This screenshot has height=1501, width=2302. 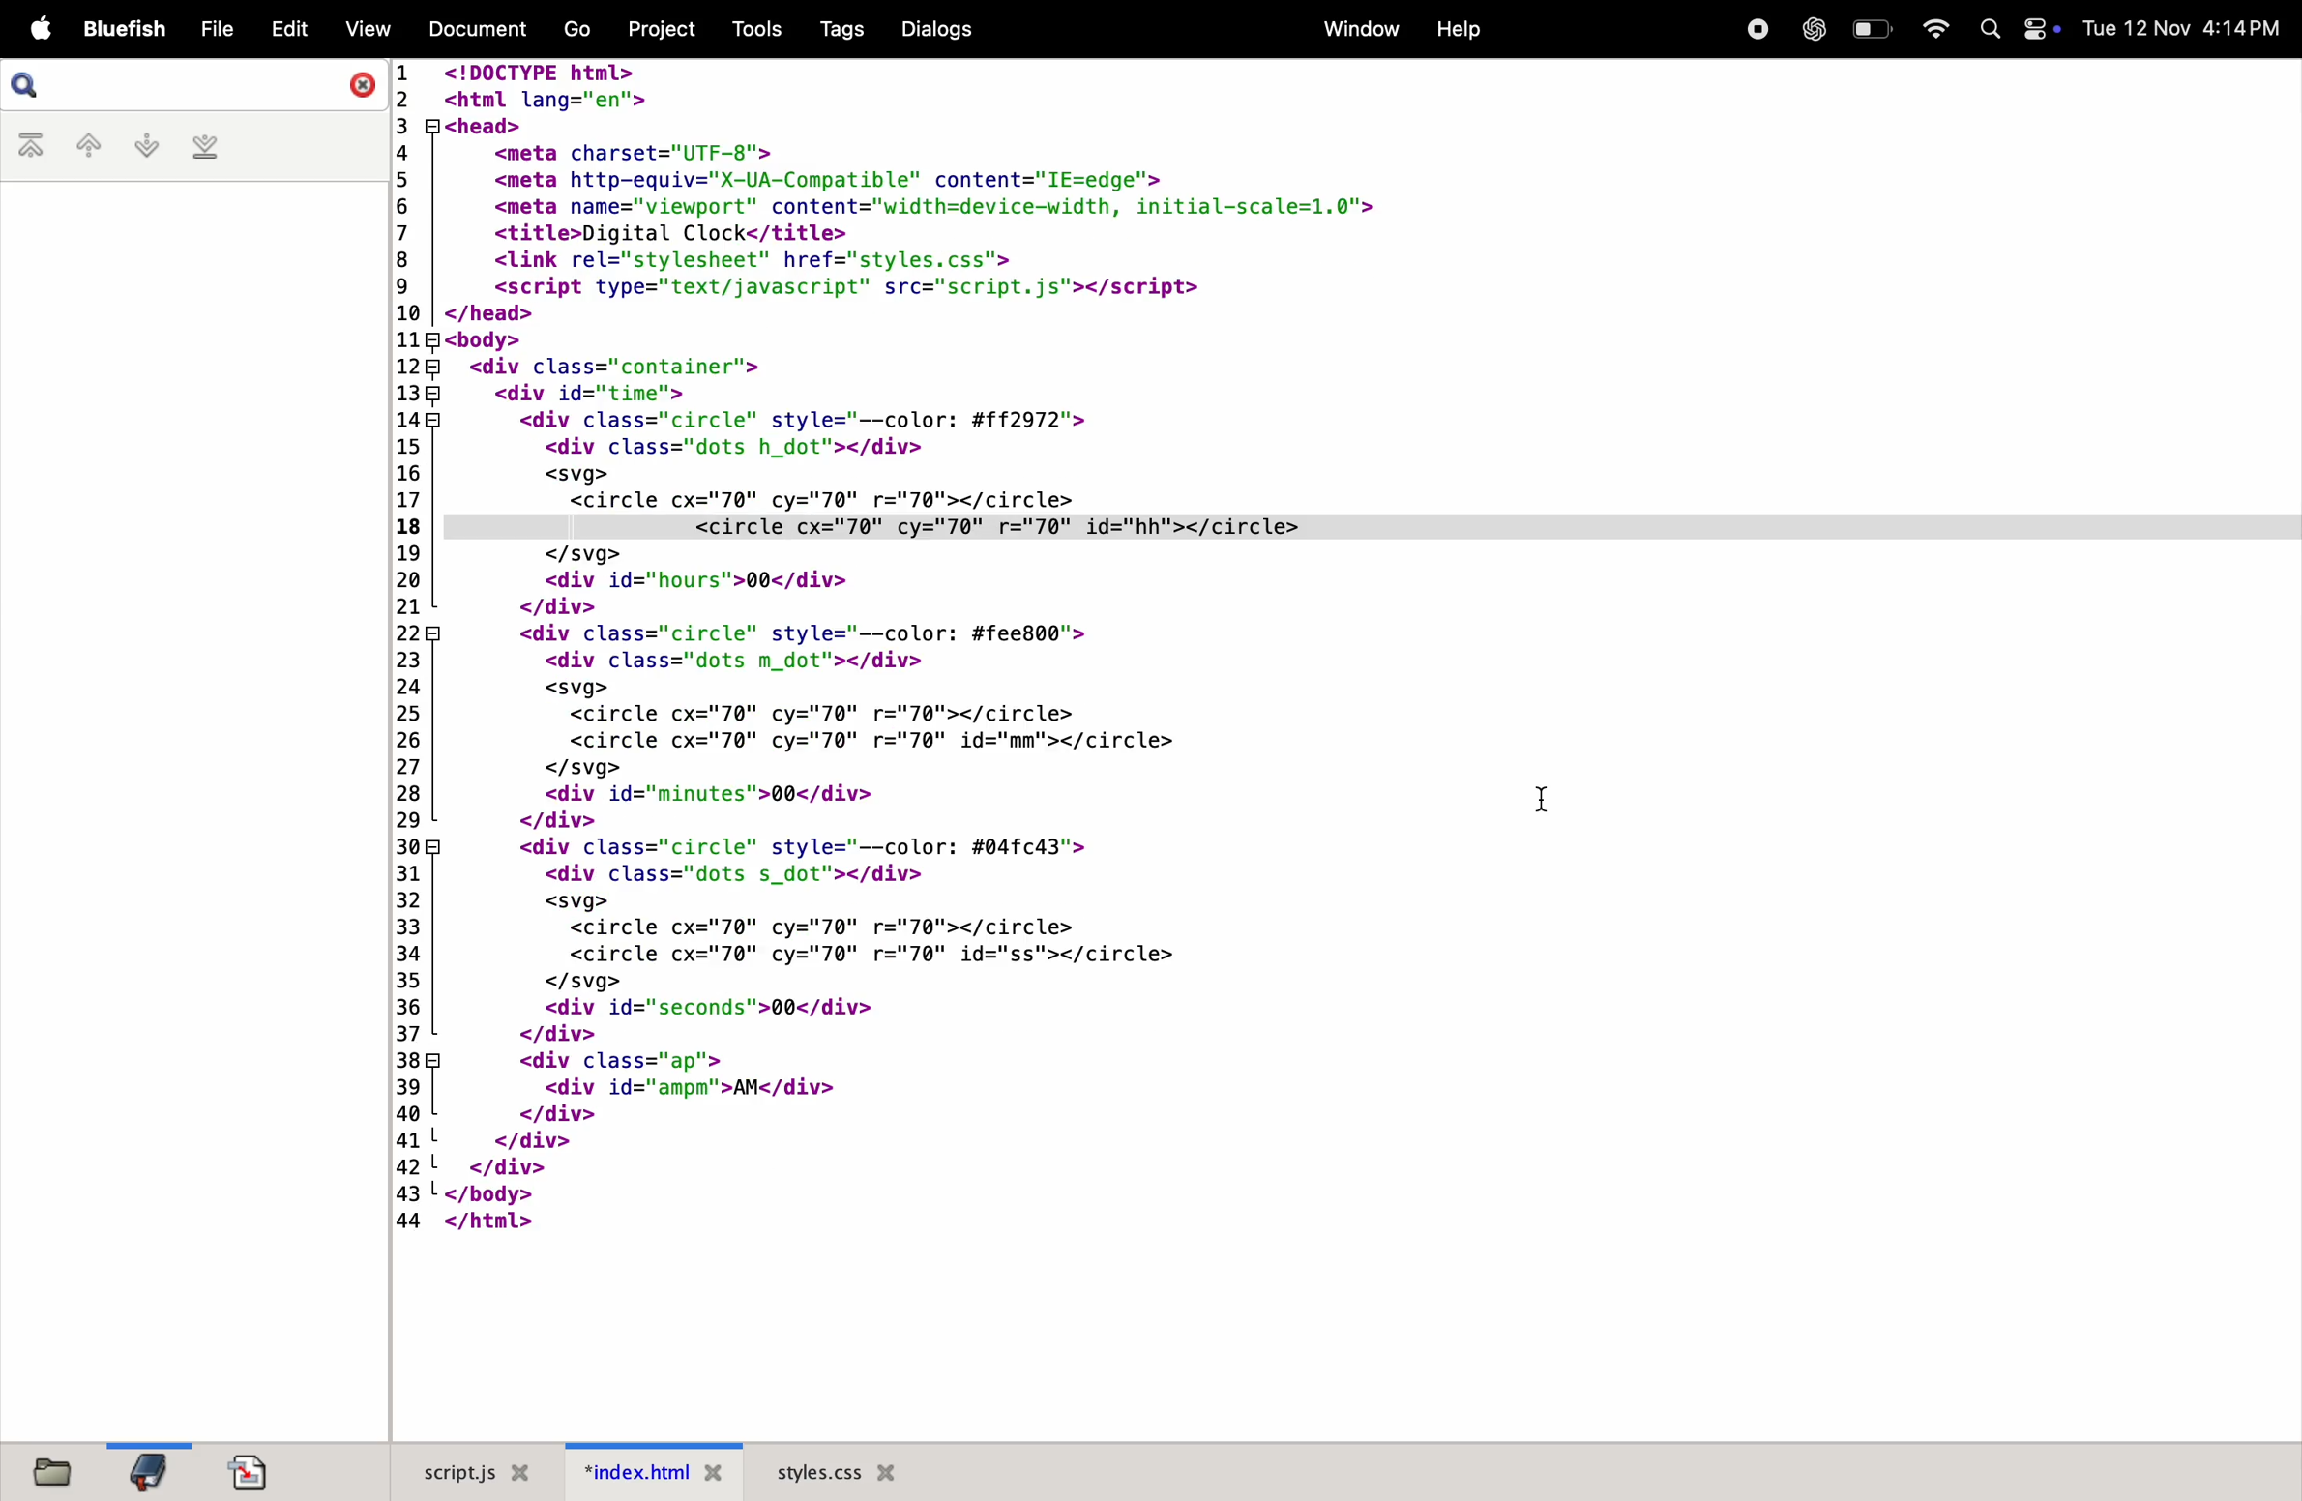 I want to click on Spotlight, so click(x=1991, y=29).